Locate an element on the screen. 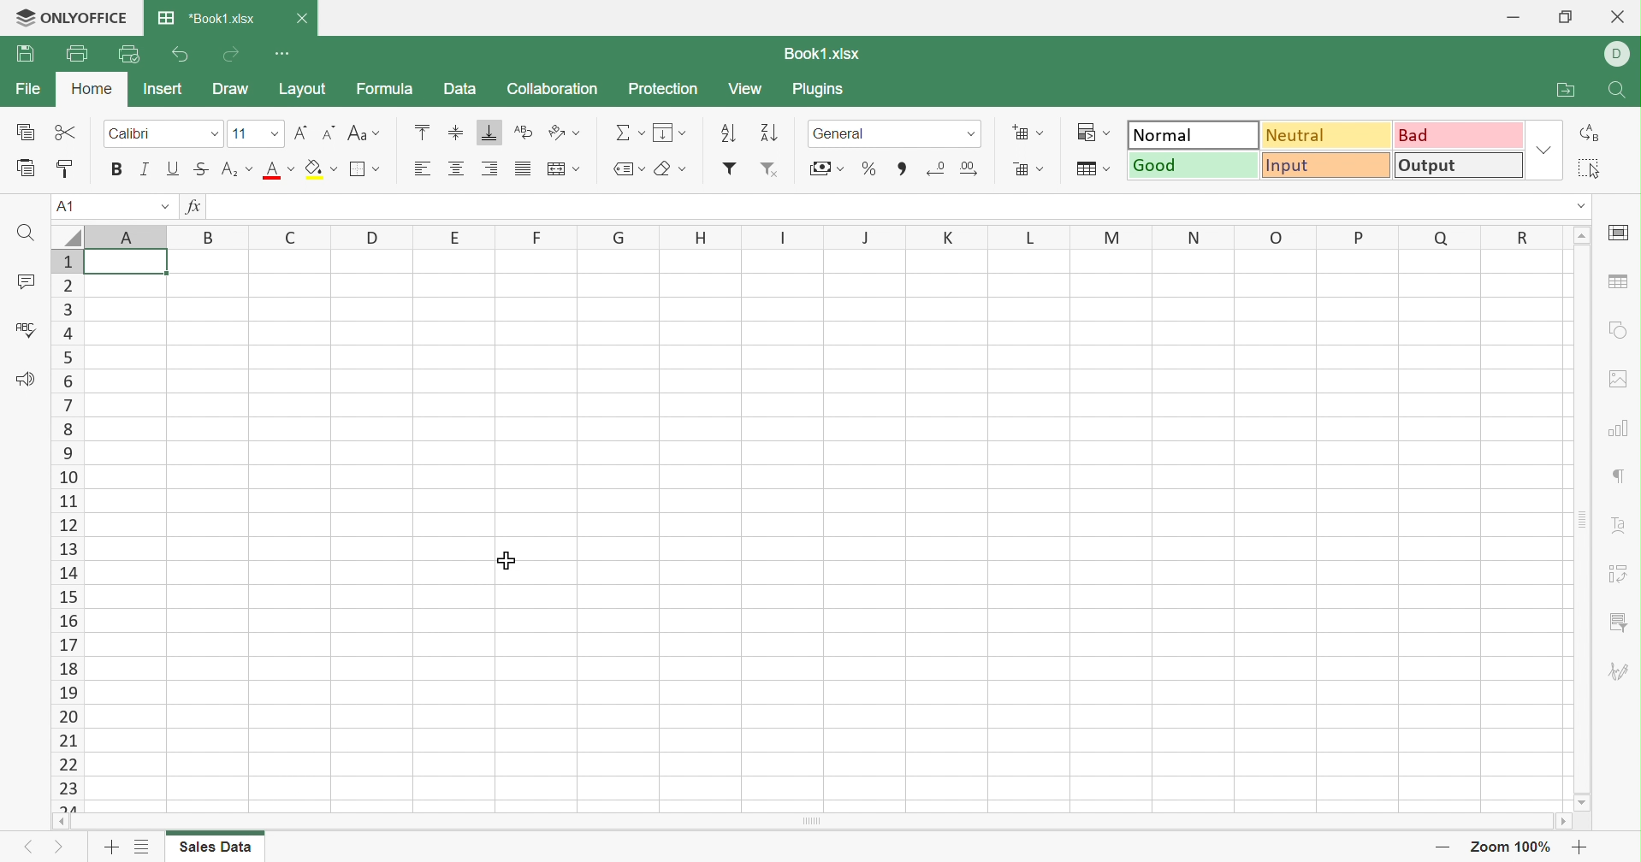 The height and width of the screenshot is (862, 1641). Pivot Table settings is located at coordinates (1620, 574).